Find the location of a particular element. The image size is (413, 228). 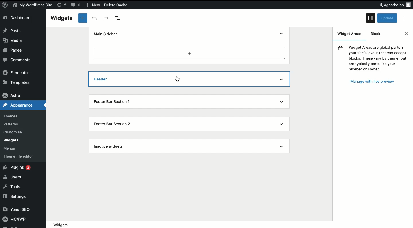

widgets is located at coordinates (229, 225).